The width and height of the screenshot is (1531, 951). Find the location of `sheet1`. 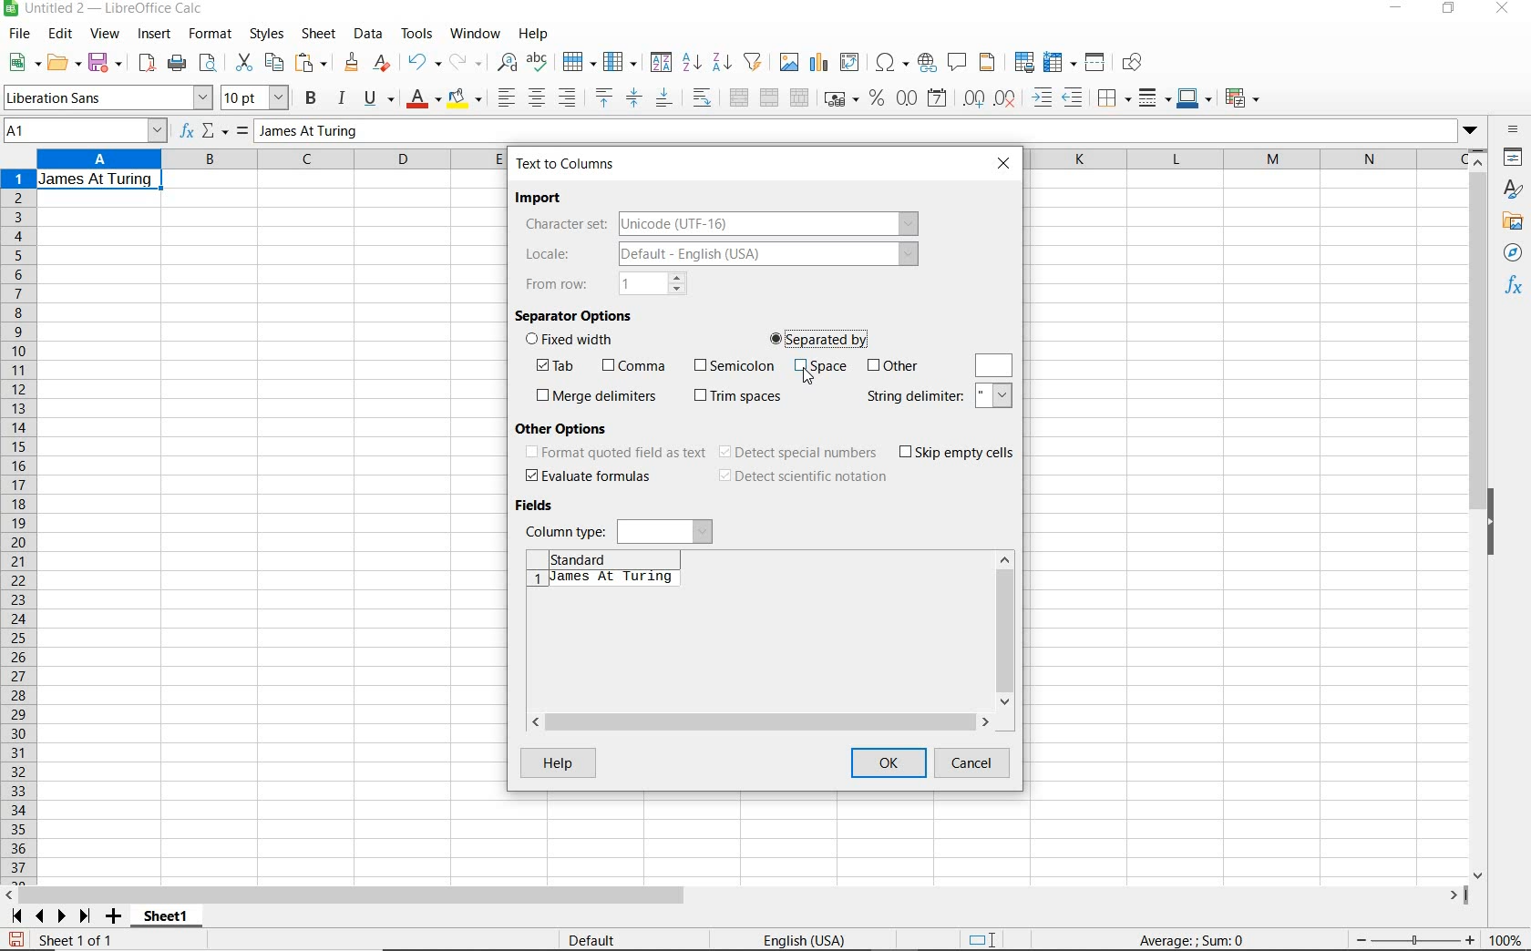

sheet1 is located at coordinates (168, 919).